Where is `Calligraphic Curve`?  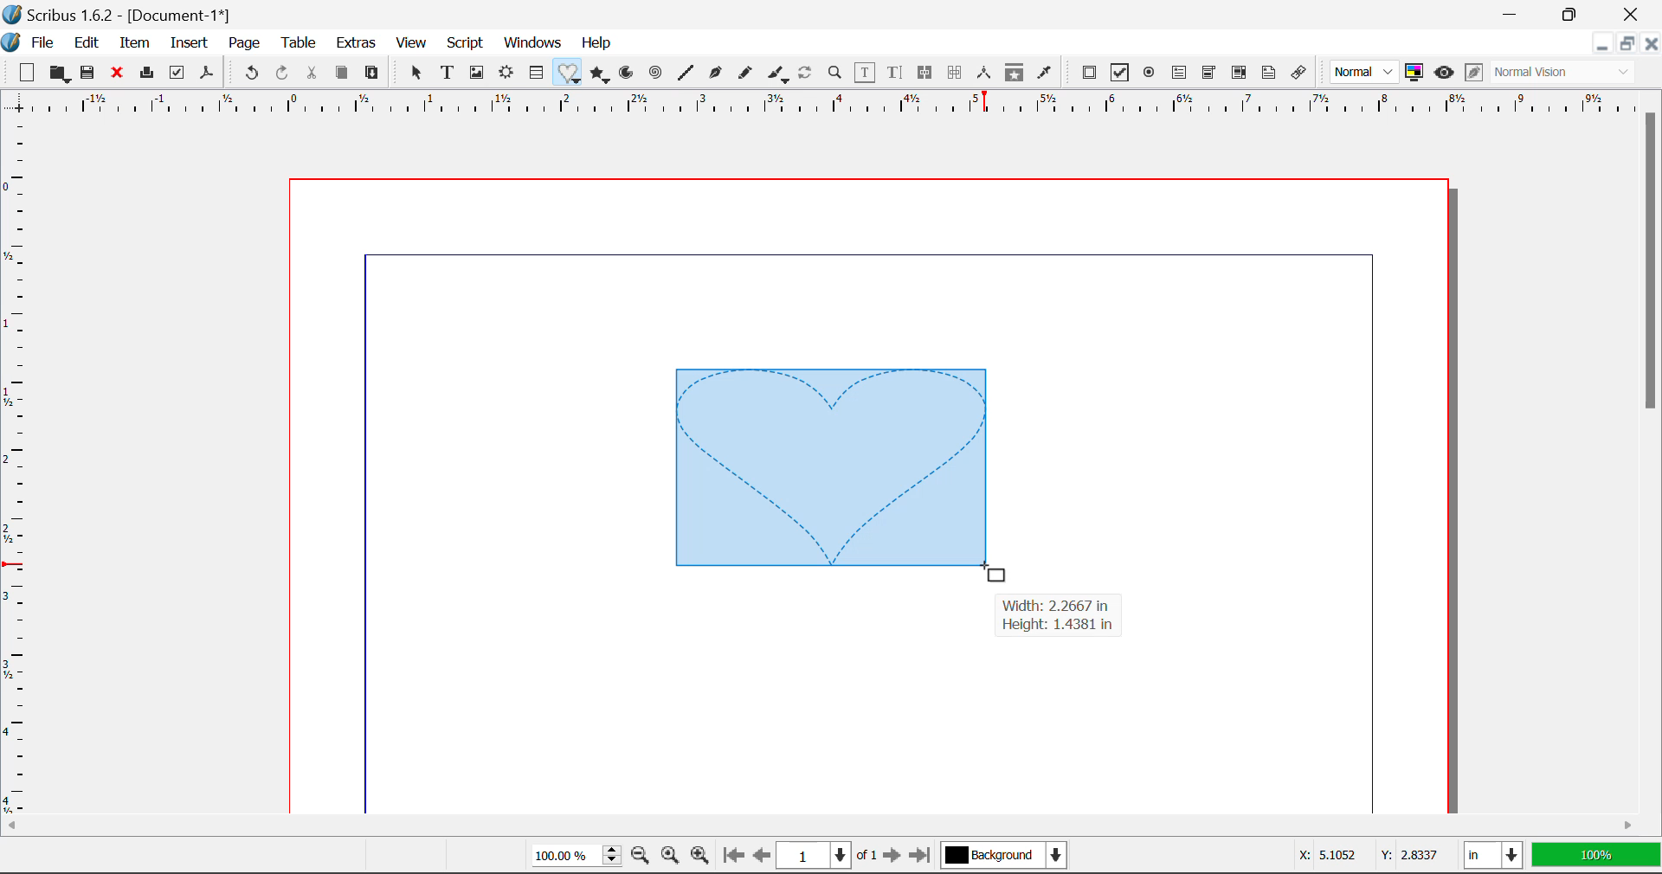 Calligraphic Curve is located at coordinates (778, 76).